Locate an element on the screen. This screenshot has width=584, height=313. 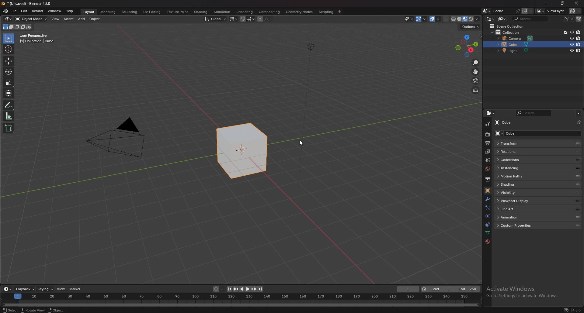
toggle xrays is located at coordinates (446, 19).